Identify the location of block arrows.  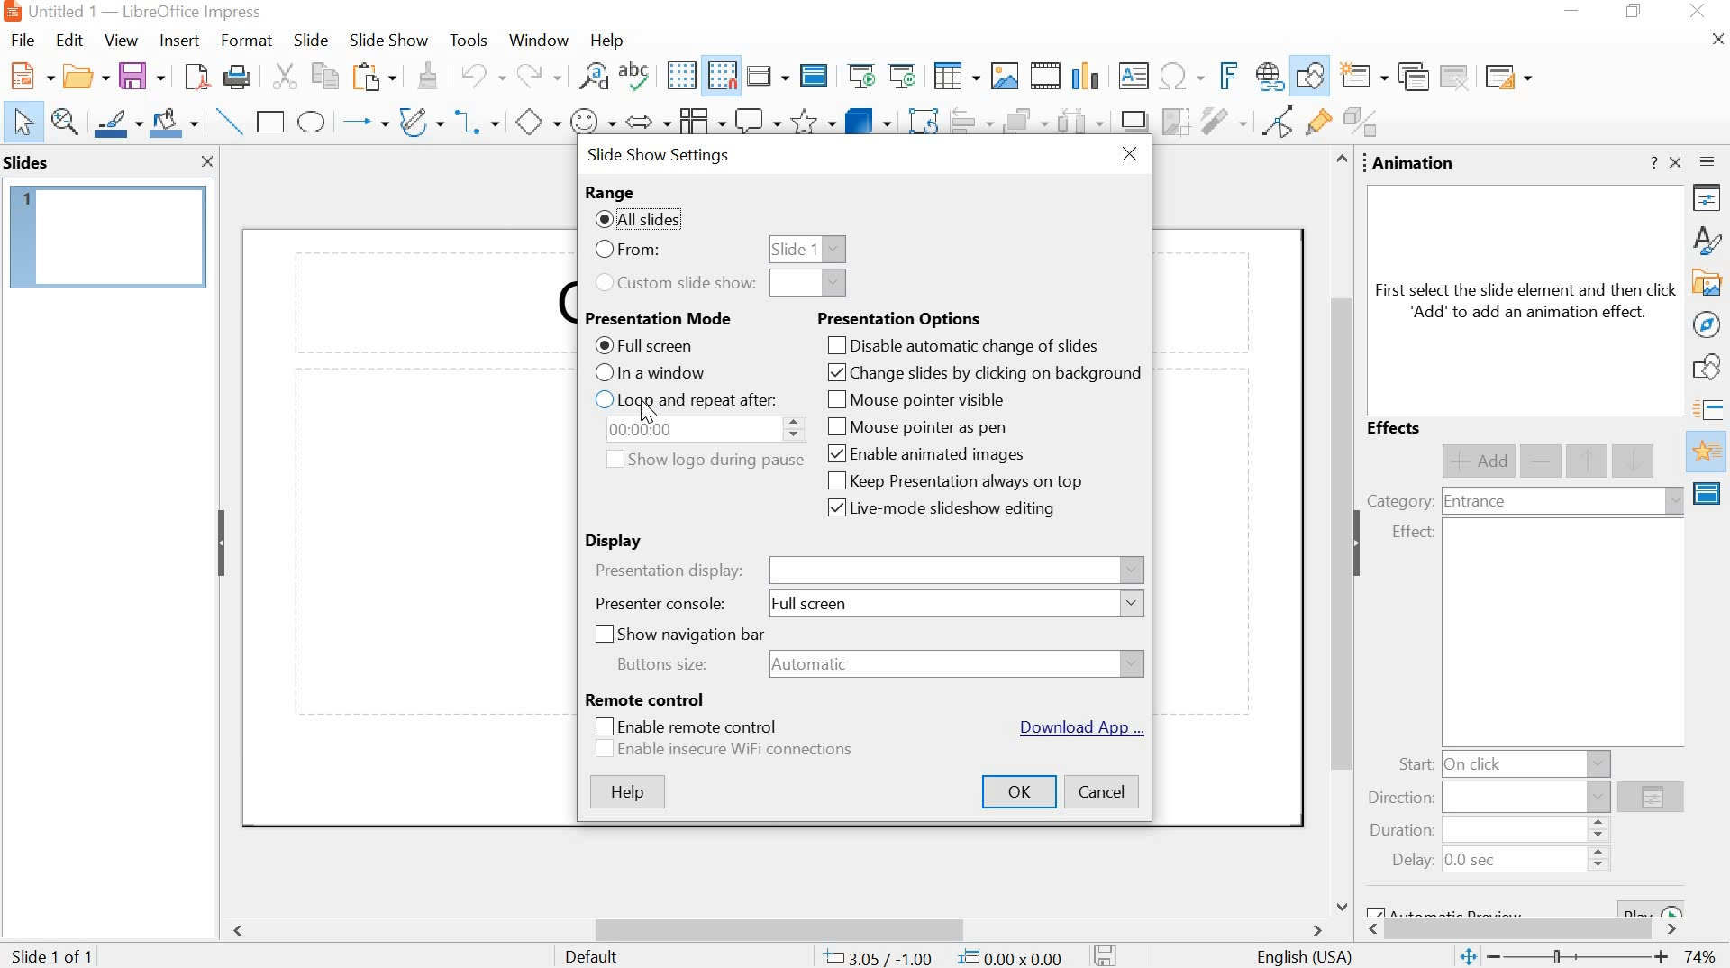
(646, 123).